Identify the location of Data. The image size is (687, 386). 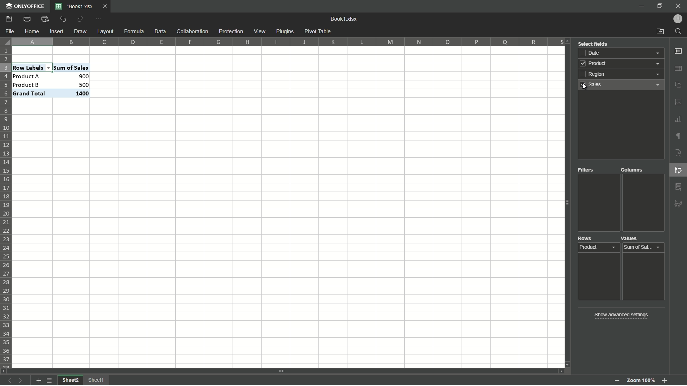
(159, 31).